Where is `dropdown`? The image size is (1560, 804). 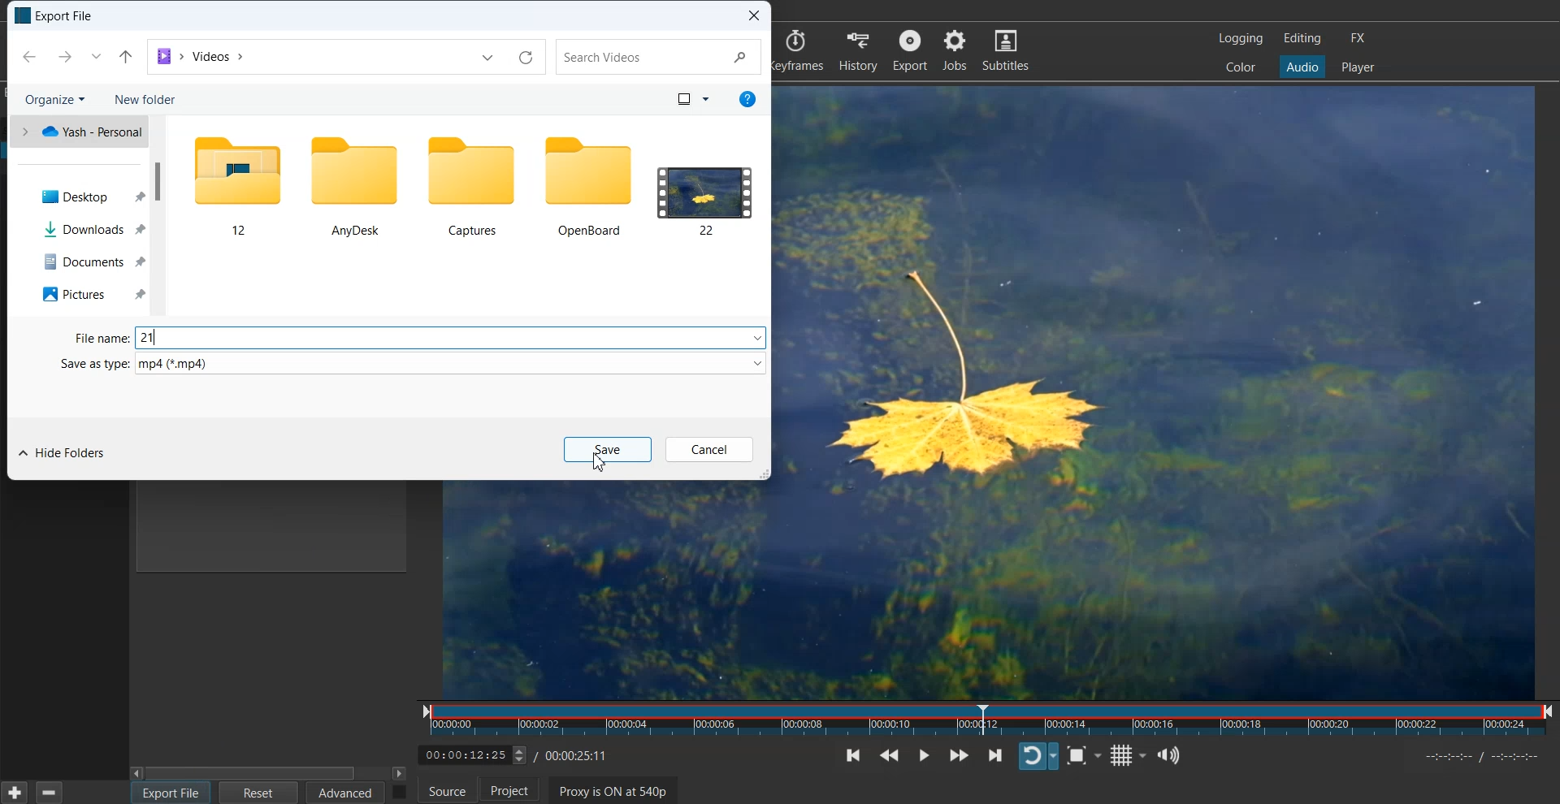
dropdown is located at coordinates (485, 58).